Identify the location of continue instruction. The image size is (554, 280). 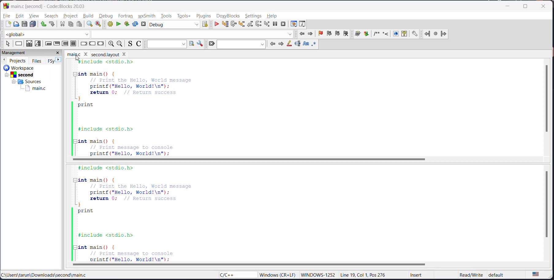
(91, 44).